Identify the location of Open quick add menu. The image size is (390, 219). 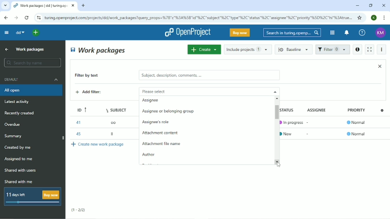
(36, 32).